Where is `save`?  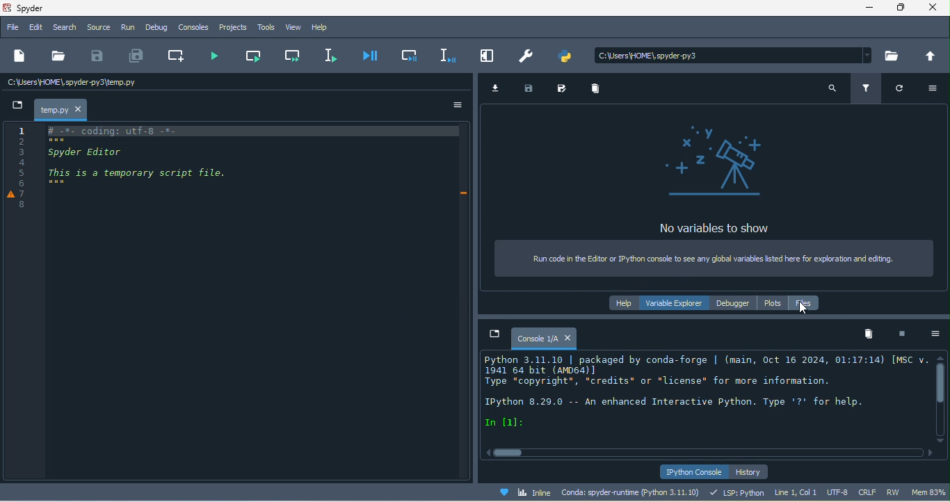 save is located at coordinates (526, 90).